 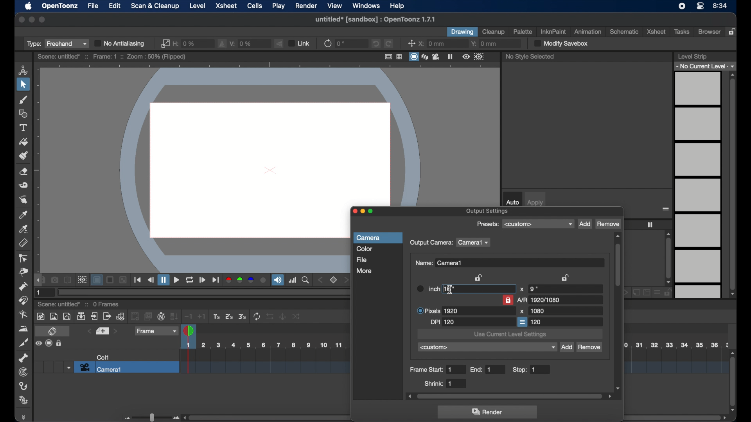 What do you see at coordinates (107, 316) in the screenshot?
I see `` at bounding box center [107, 316].